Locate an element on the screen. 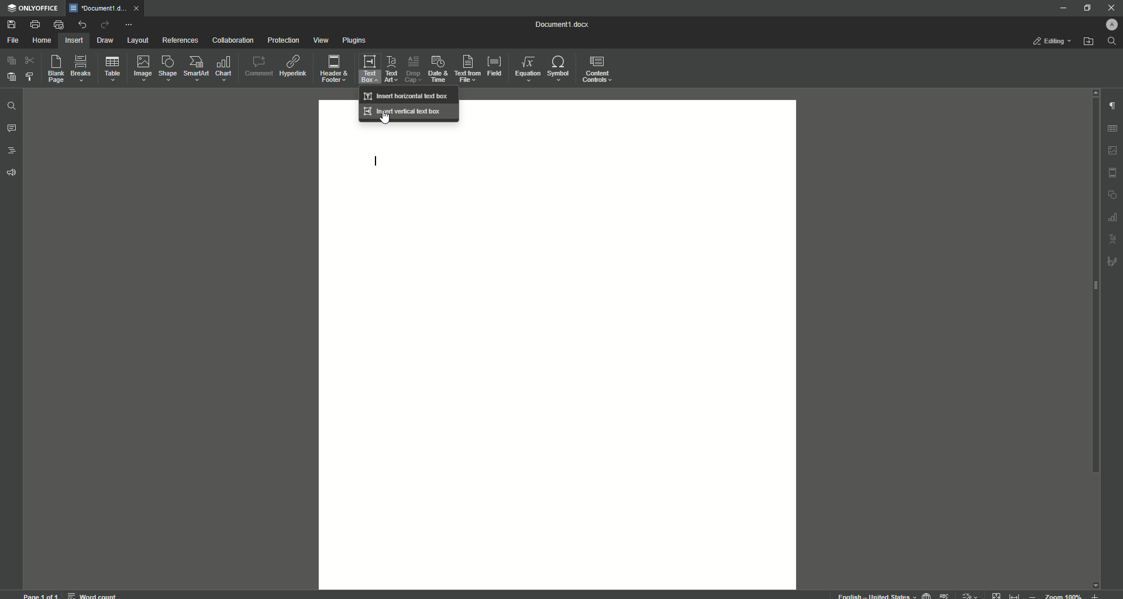 The width and height of the screenshot is (1123, 599). Copy is located at coordinates (12, 61).